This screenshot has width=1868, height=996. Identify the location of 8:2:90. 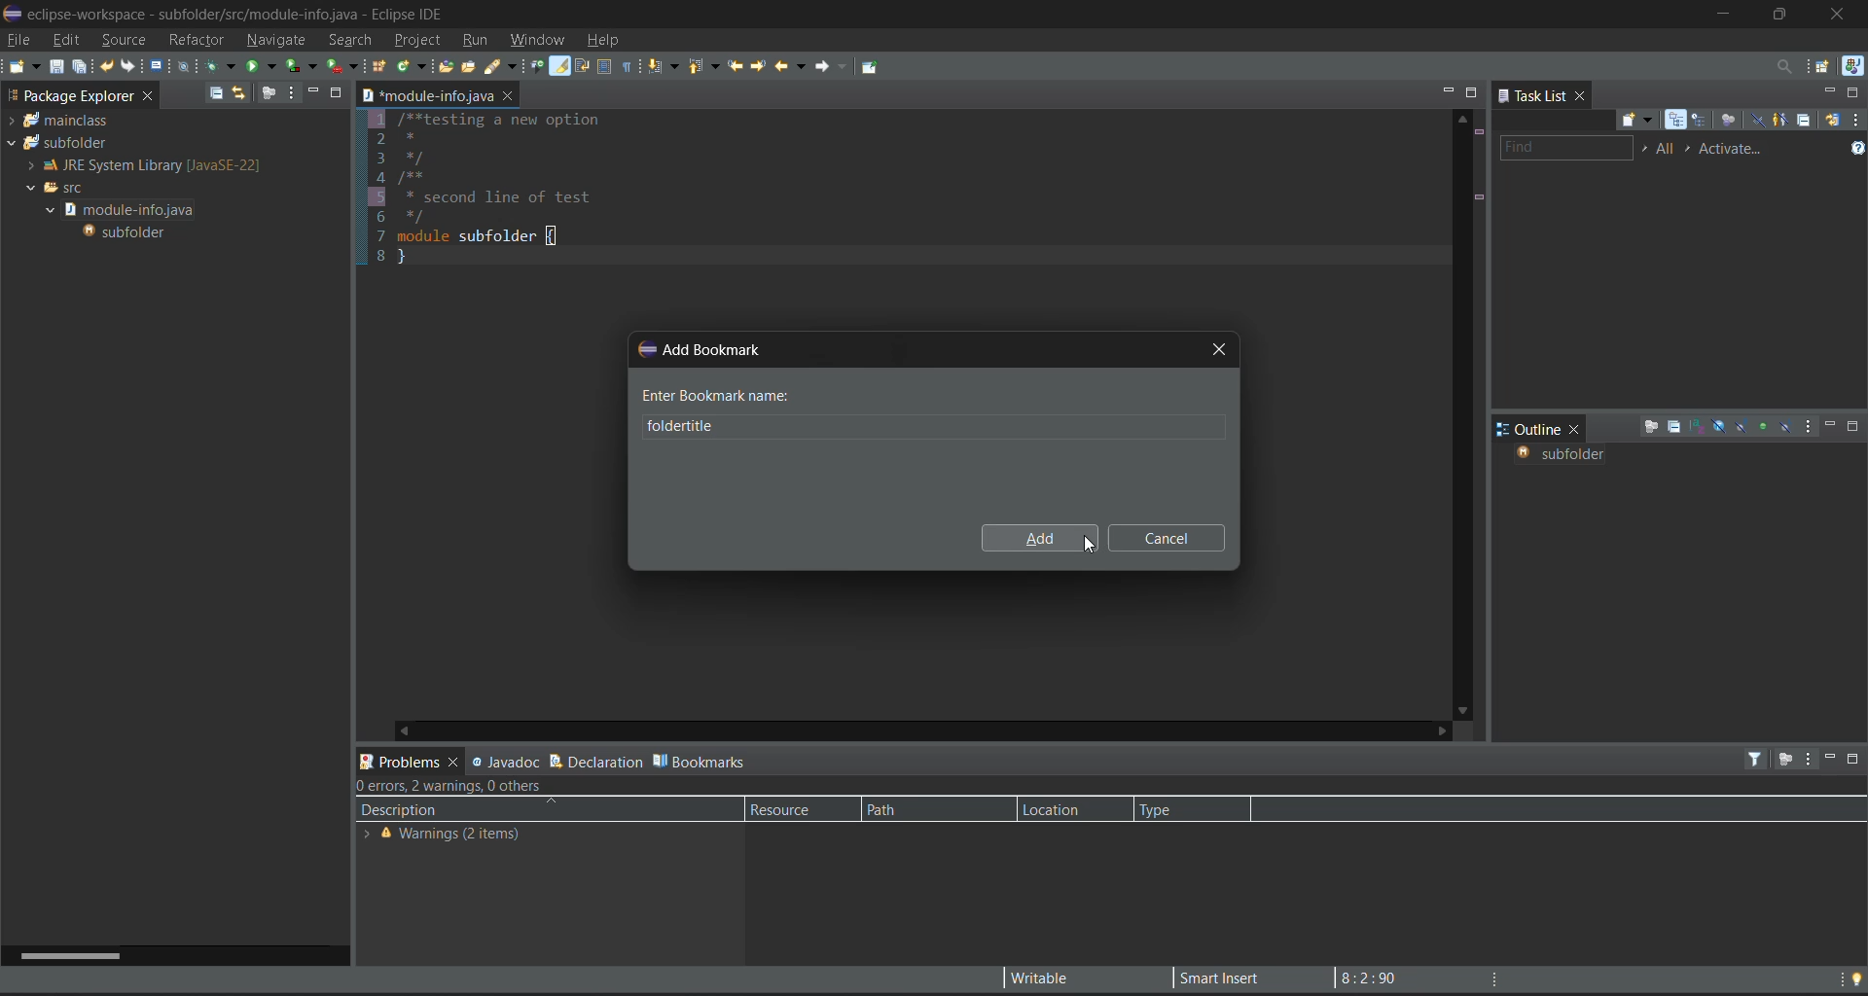
(1379, 977).